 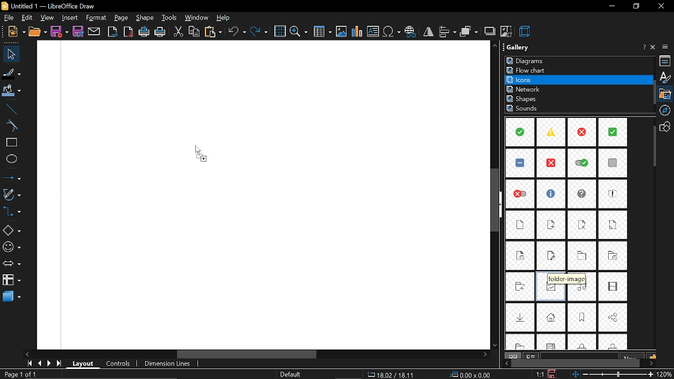 What do you see at coordinates (170, 18) in the screenshot?
I see `tools` at bounding box center [170, 18].